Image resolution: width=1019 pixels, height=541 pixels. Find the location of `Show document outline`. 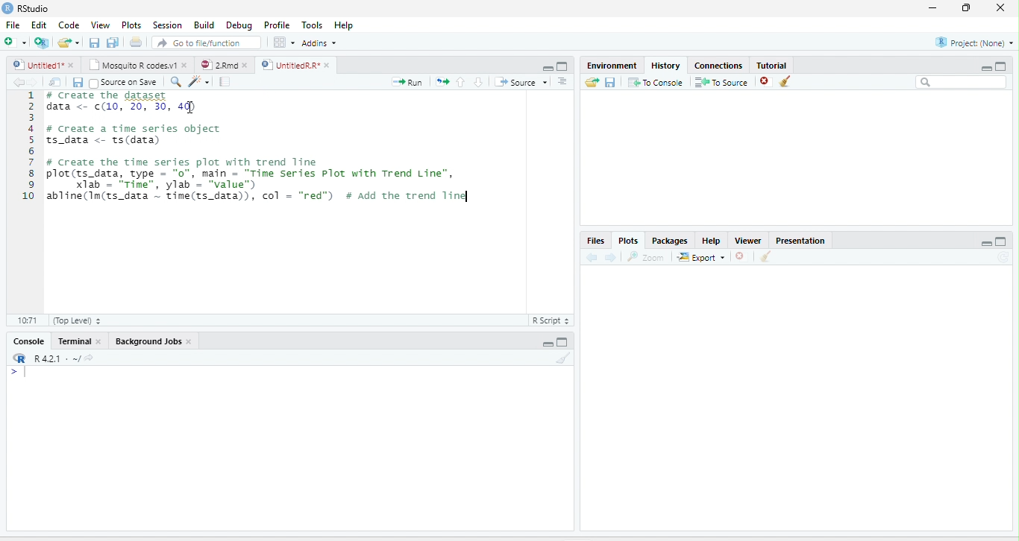

Show document outline is located at coordinates (562, 81).